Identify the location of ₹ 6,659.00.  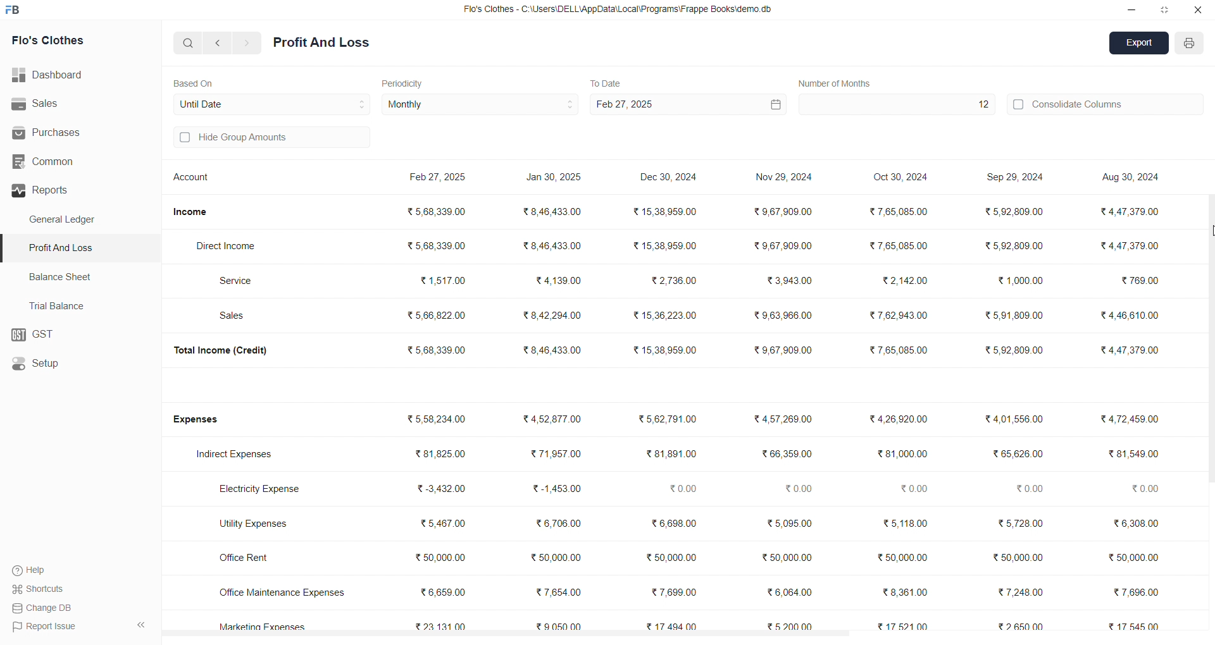
(449, 591).